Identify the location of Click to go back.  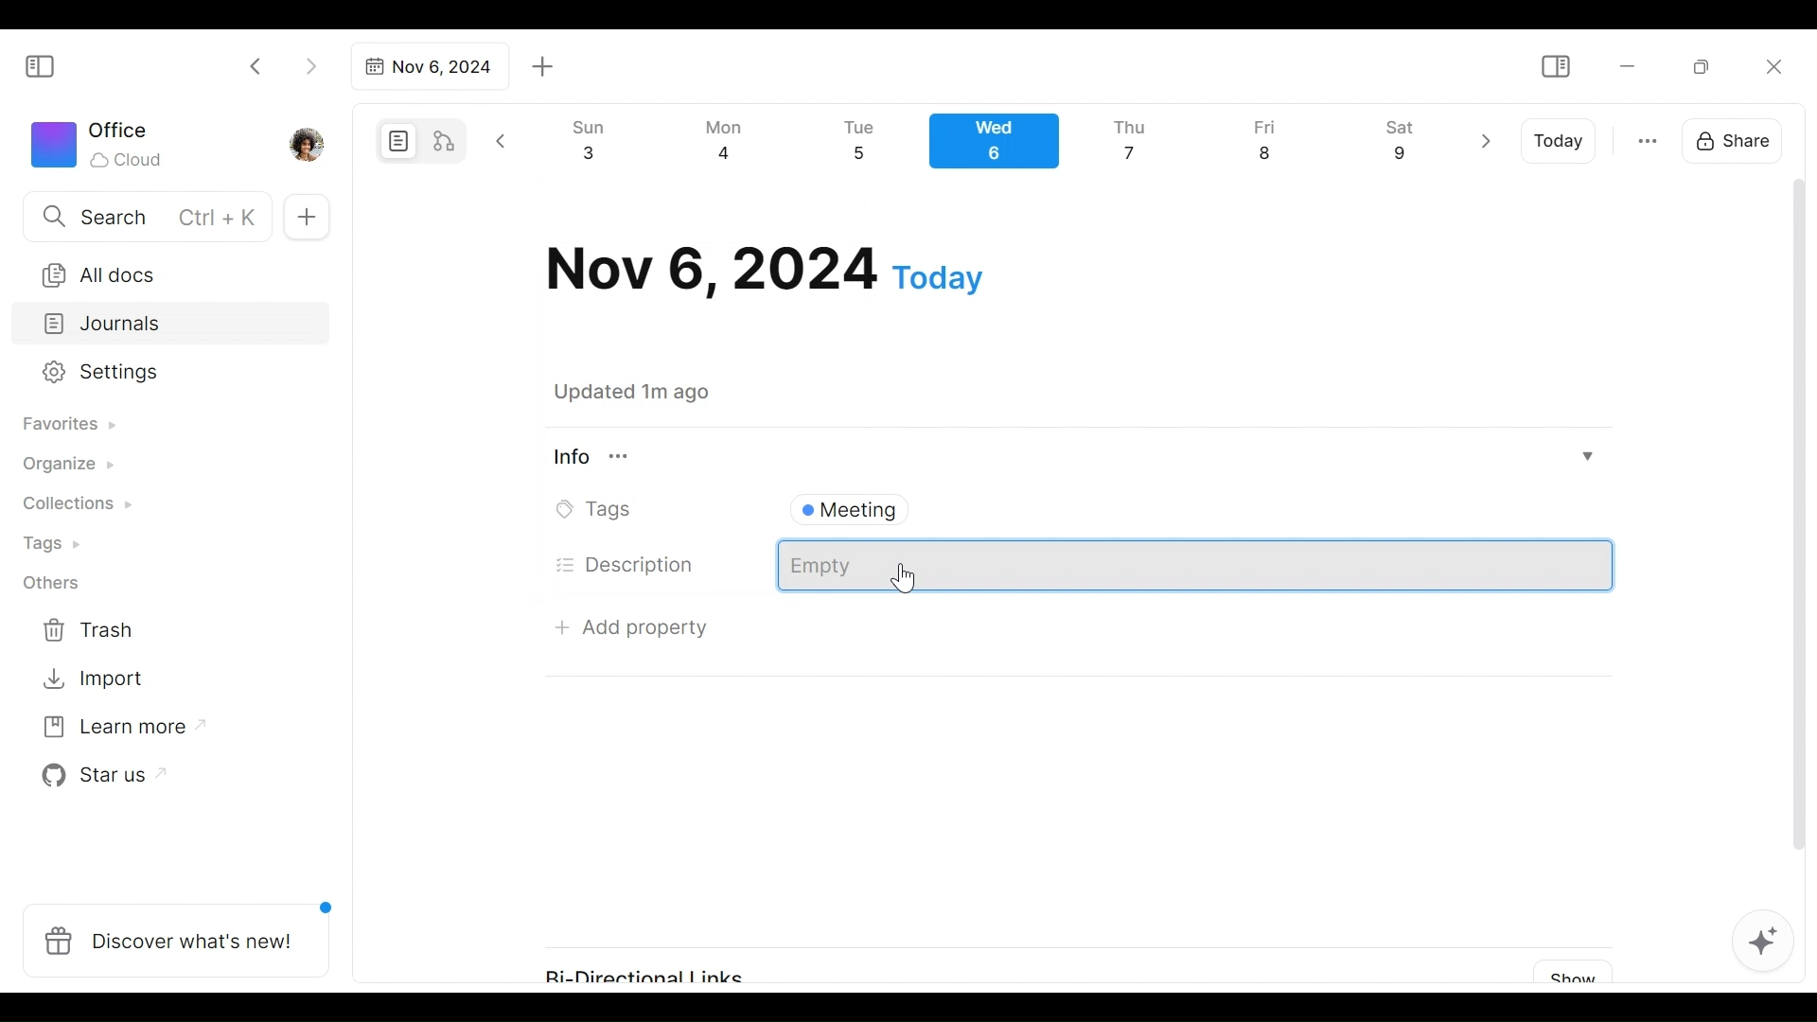
(256, 64).